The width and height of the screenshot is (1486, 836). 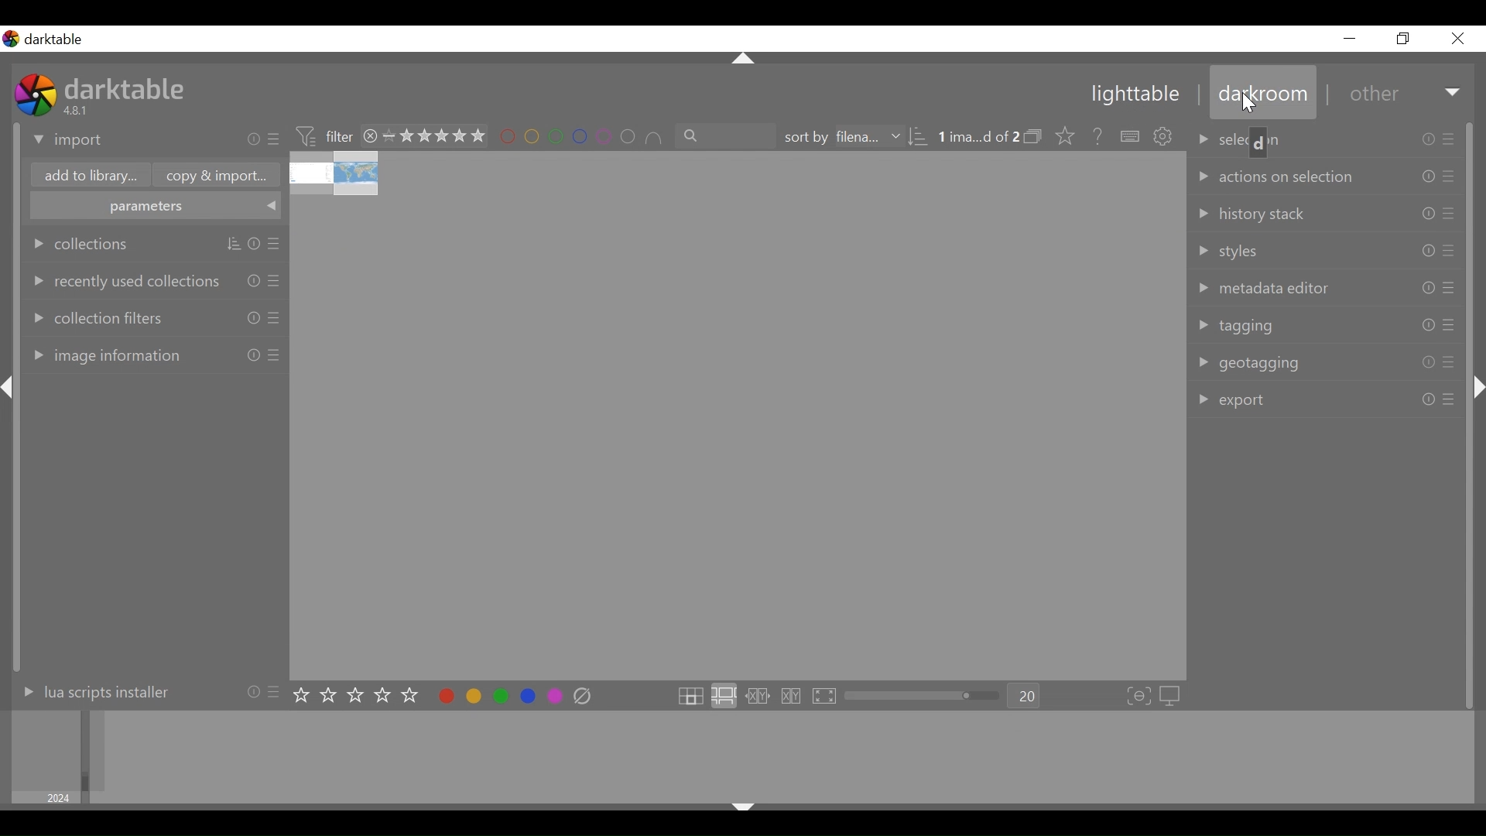 What do you see at coordinates (583, 698) in the screenshot?
I see `clear color labels` at bounding box center [583, 698].